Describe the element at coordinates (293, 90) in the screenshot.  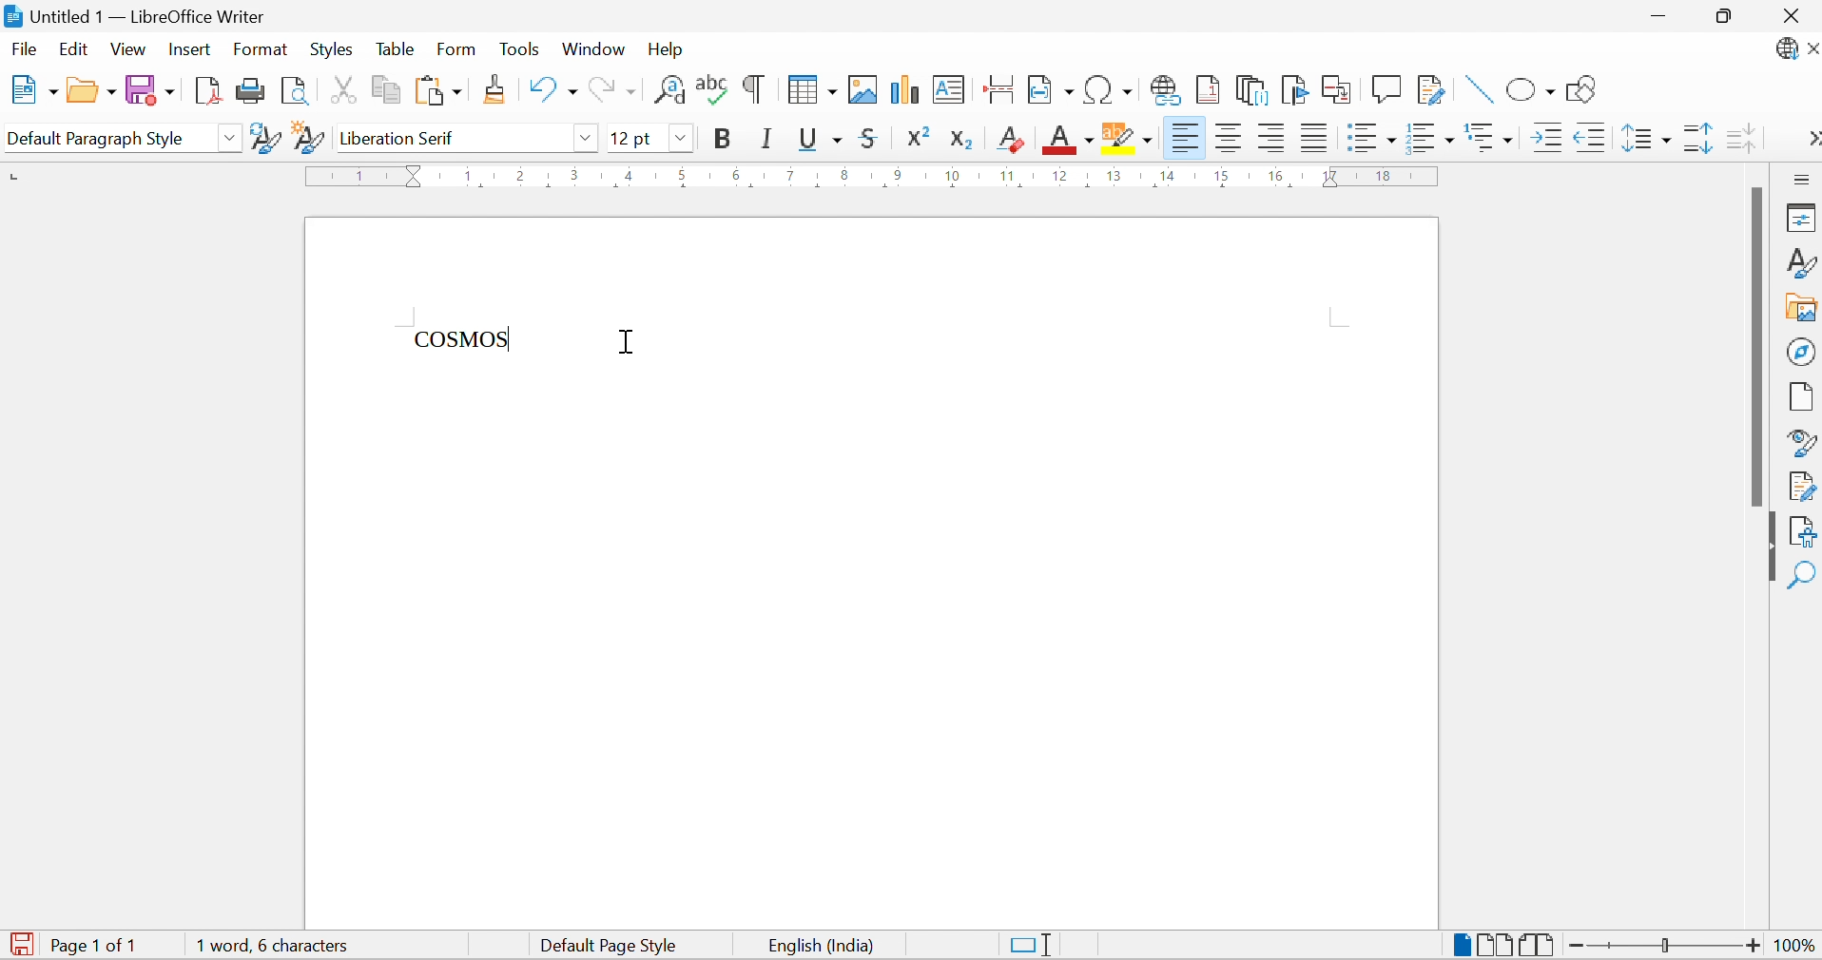
I see `Toggle Print Preview` at that location.